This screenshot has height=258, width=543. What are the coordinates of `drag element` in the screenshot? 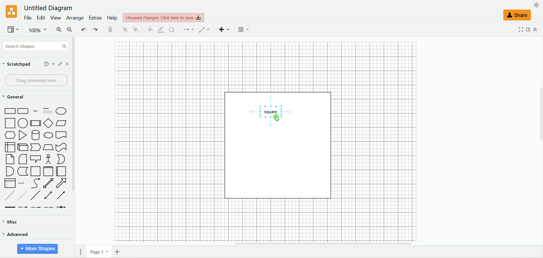 It's located at (36, 81).